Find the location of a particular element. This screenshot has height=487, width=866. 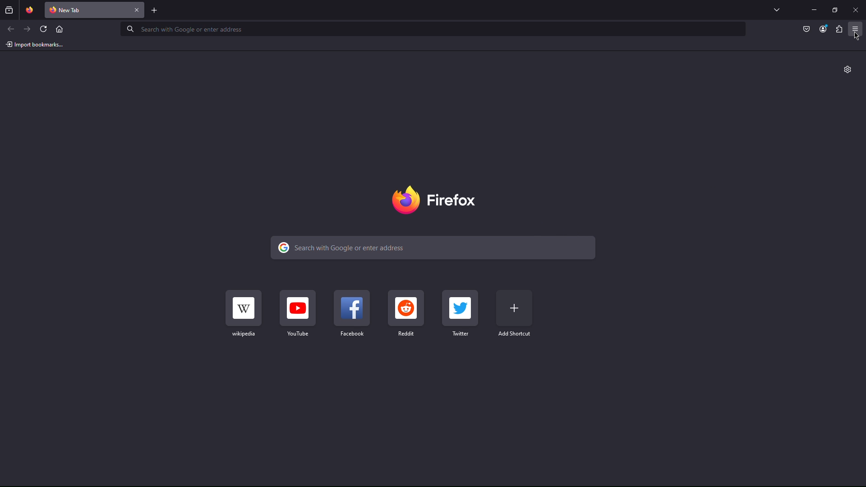

Home page is located at coordinates (59, 28).